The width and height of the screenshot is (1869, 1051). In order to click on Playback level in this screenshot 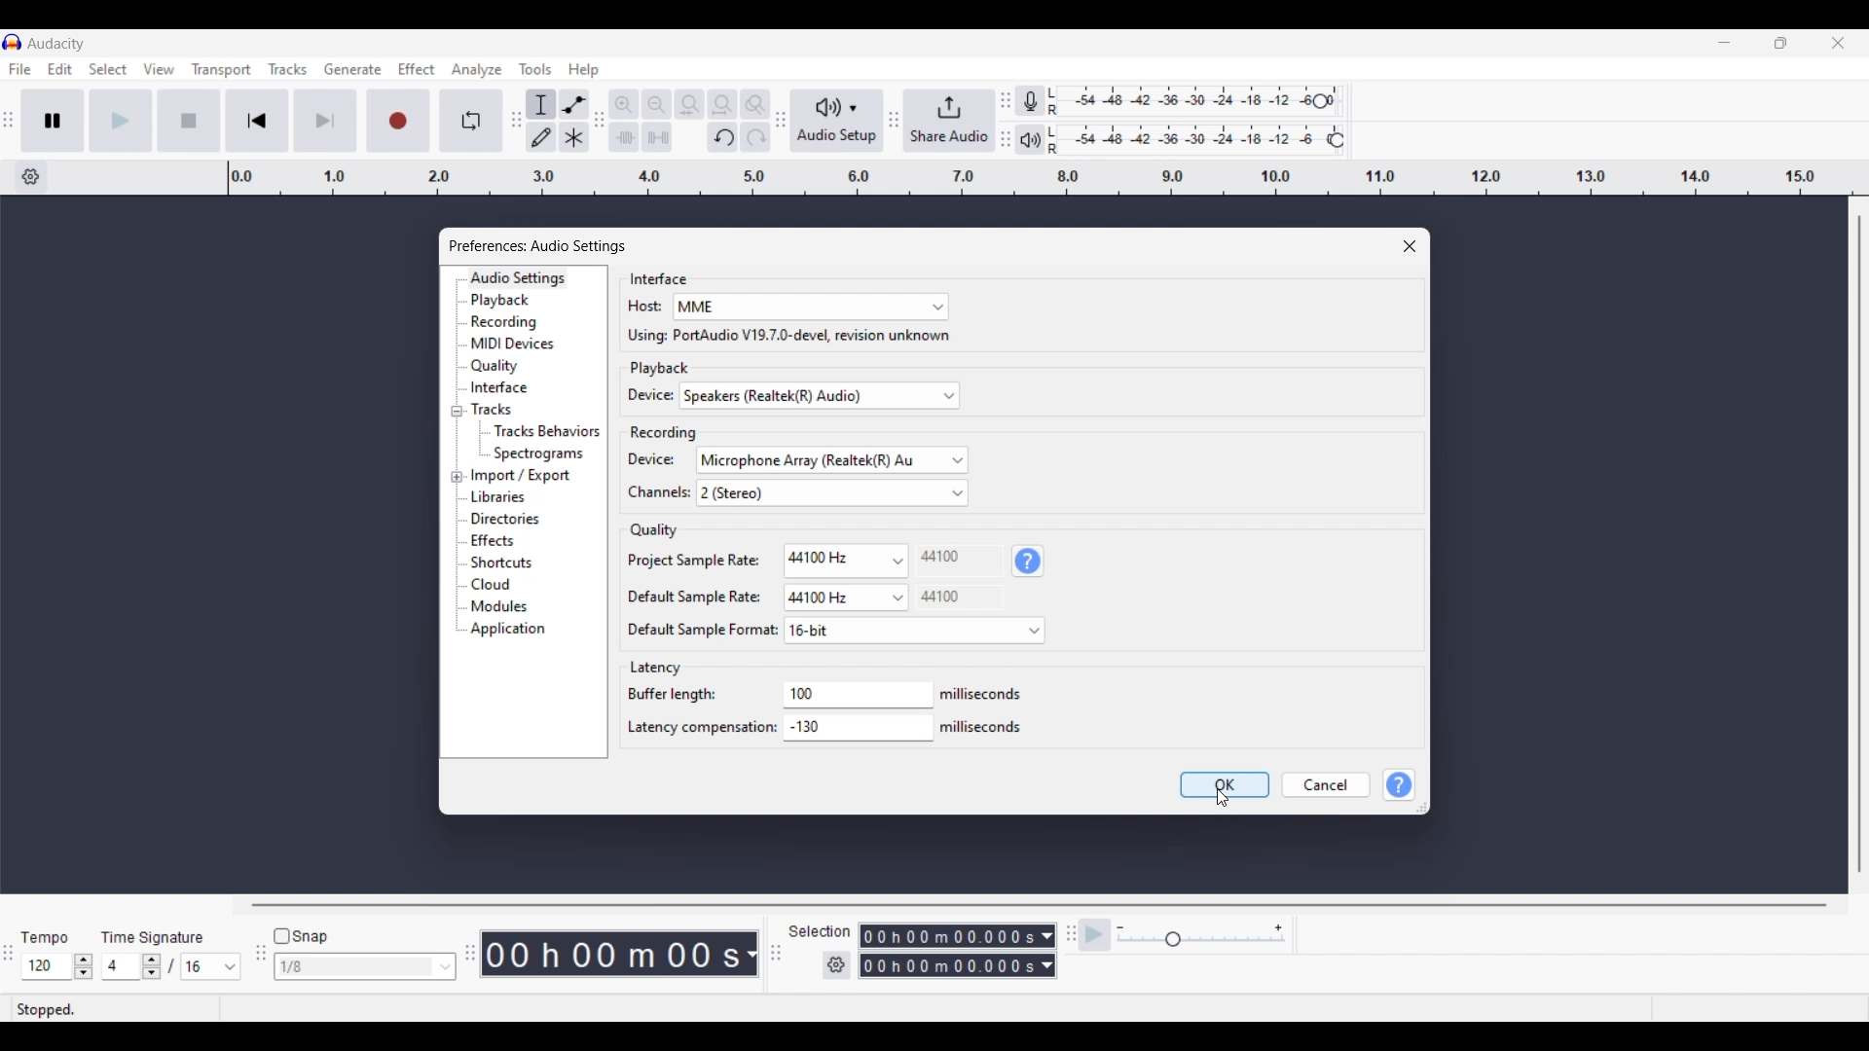, I will do `click(1200, 140)`.